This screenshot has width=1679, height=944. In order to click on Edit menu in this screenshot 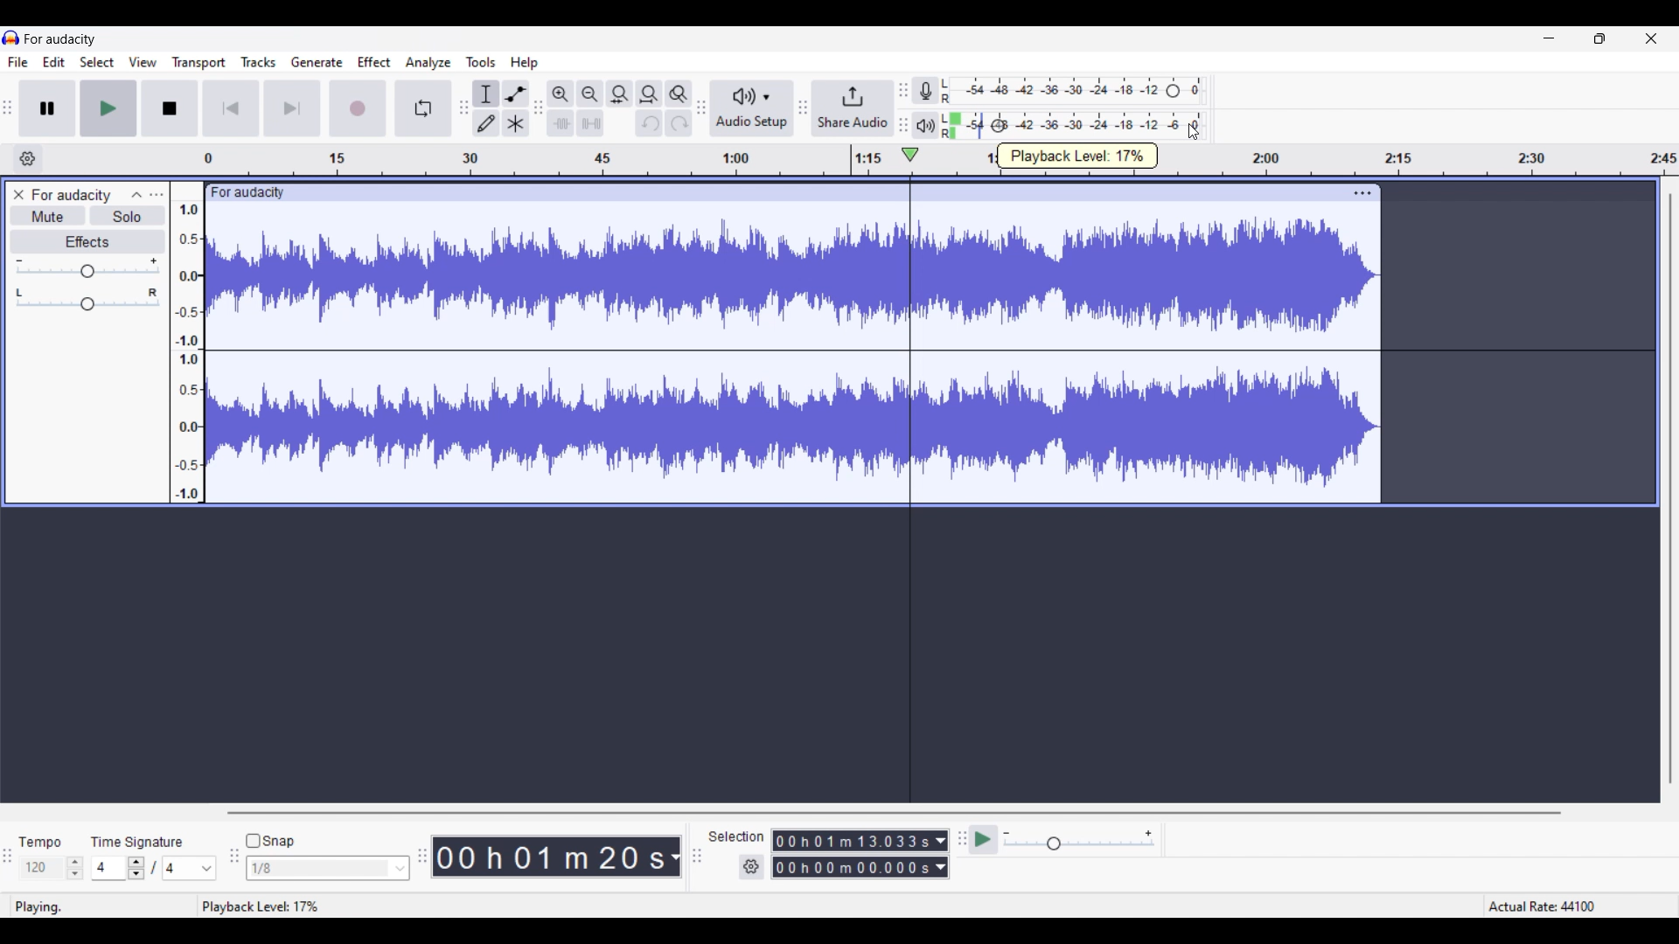, I will do `click(54, 61)`.